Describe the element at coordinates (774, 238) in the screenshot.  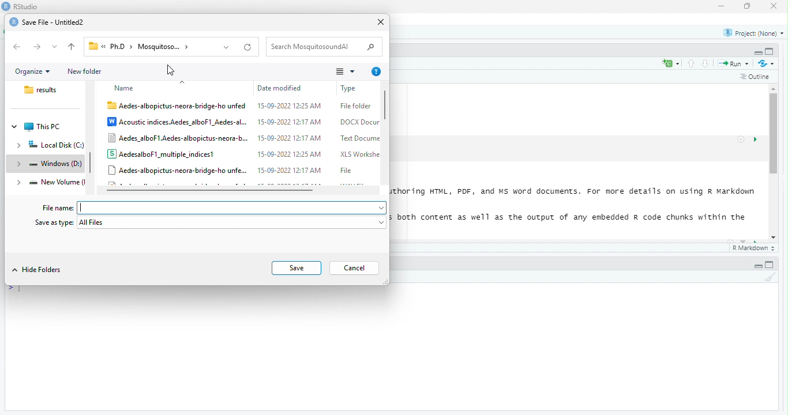
I see `scroll down` at that location.